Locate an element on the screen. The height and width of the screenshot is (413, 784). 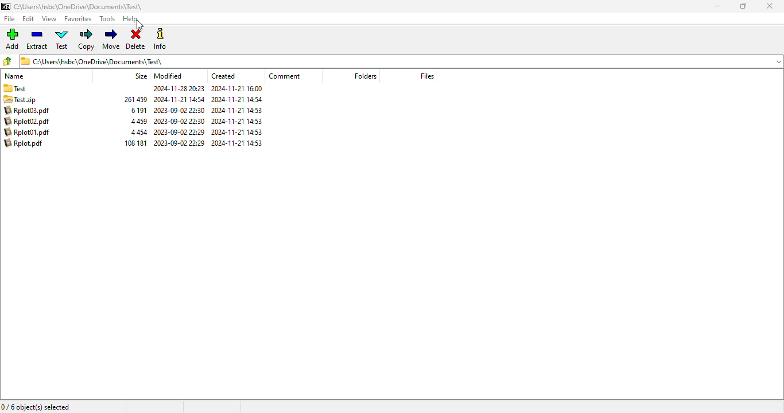
browse folders is located at coordinates (7, 61).